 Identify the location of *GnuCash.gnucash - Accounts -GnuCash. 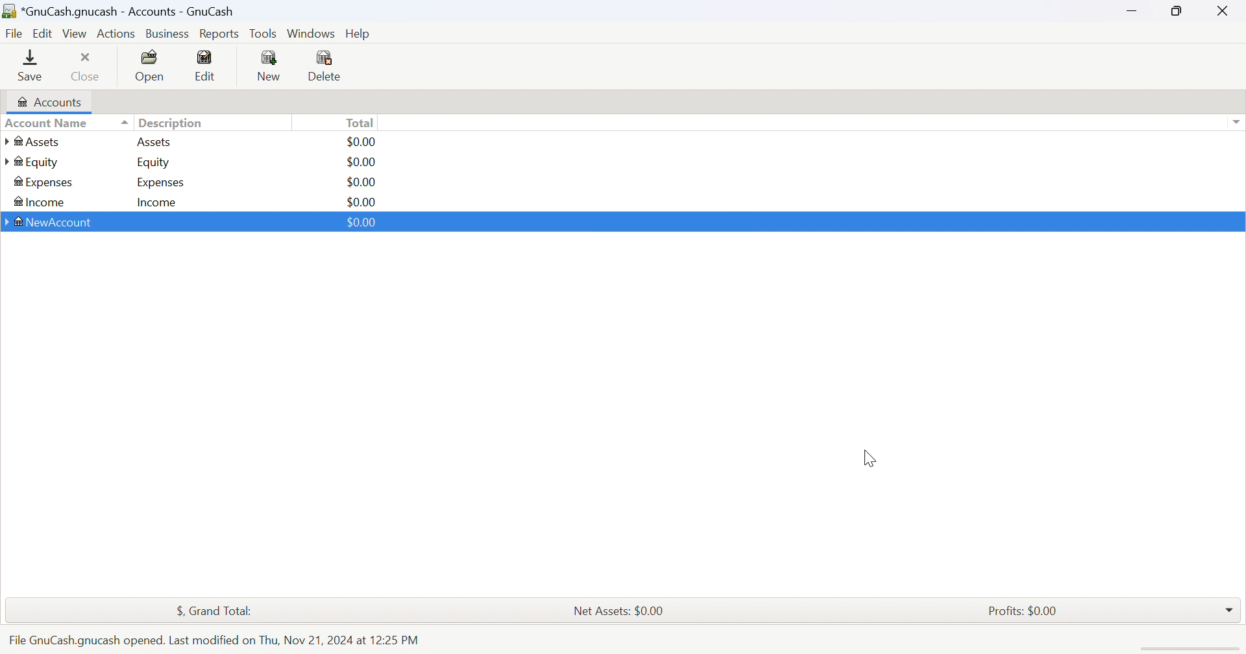
(122, 12).